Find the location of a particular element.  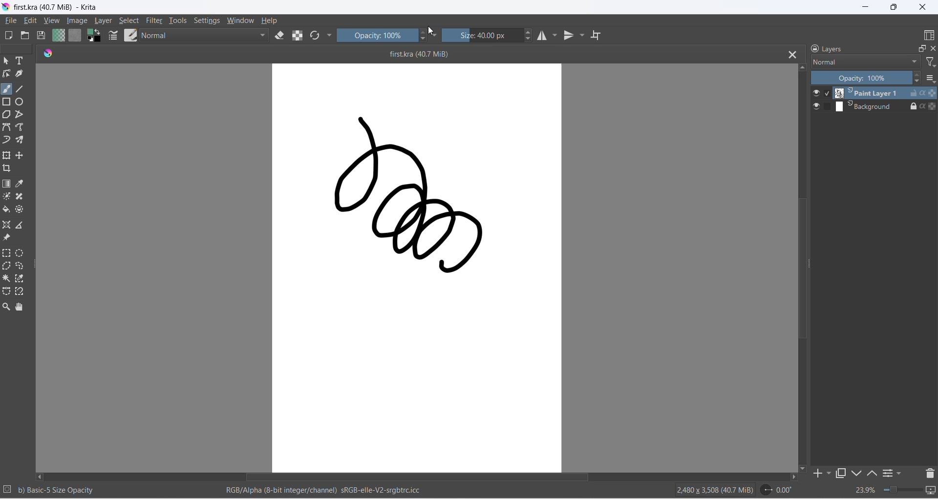

Lock layer is located at coordinates (910, 93).